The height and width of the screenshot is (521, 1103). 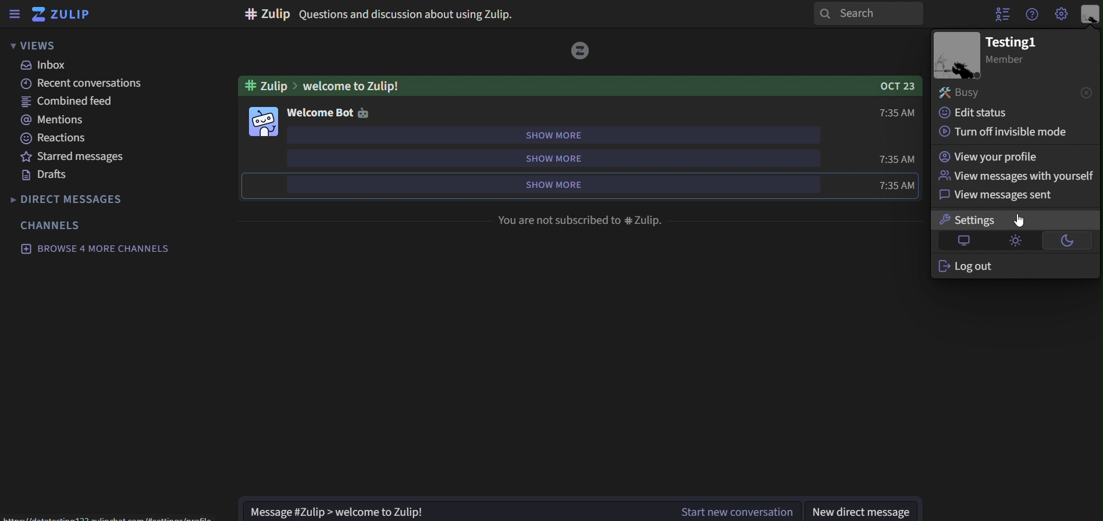 What do you see at coordinates (350, 86) in the screenshot?
I see `#Zulip > welcome to Zulip!` at bounding box center [350, 86].